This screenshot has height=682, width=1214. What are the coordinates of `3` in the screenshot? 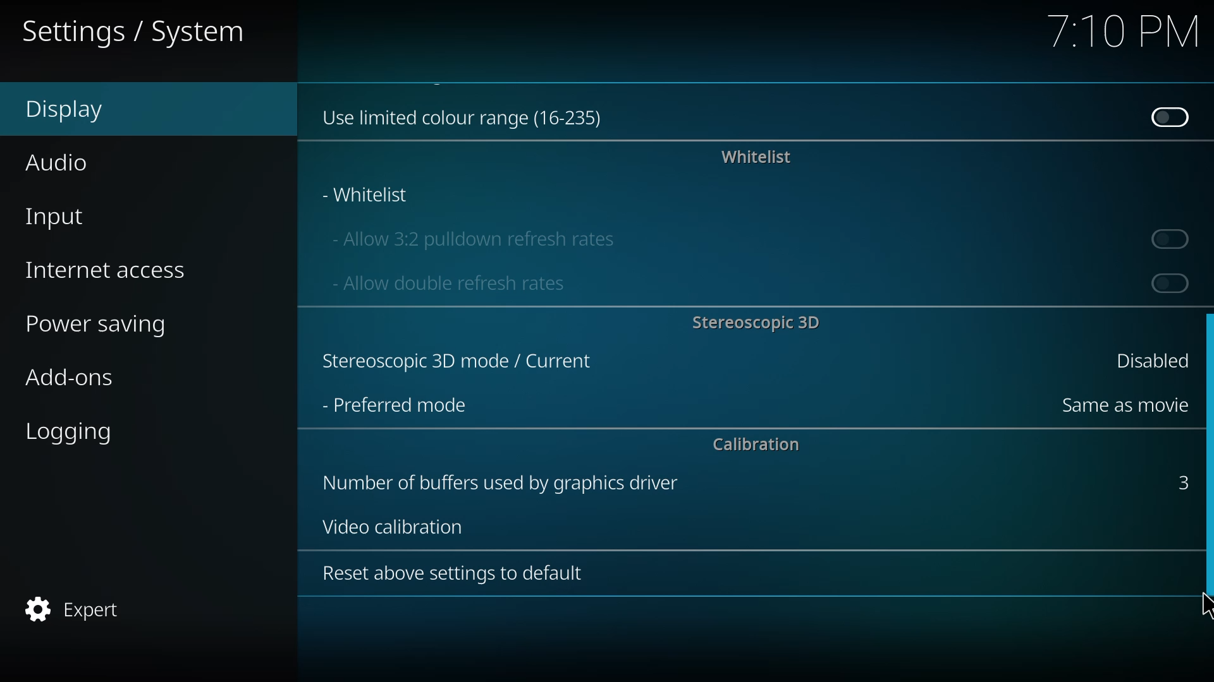 It's located at (1179, 481).